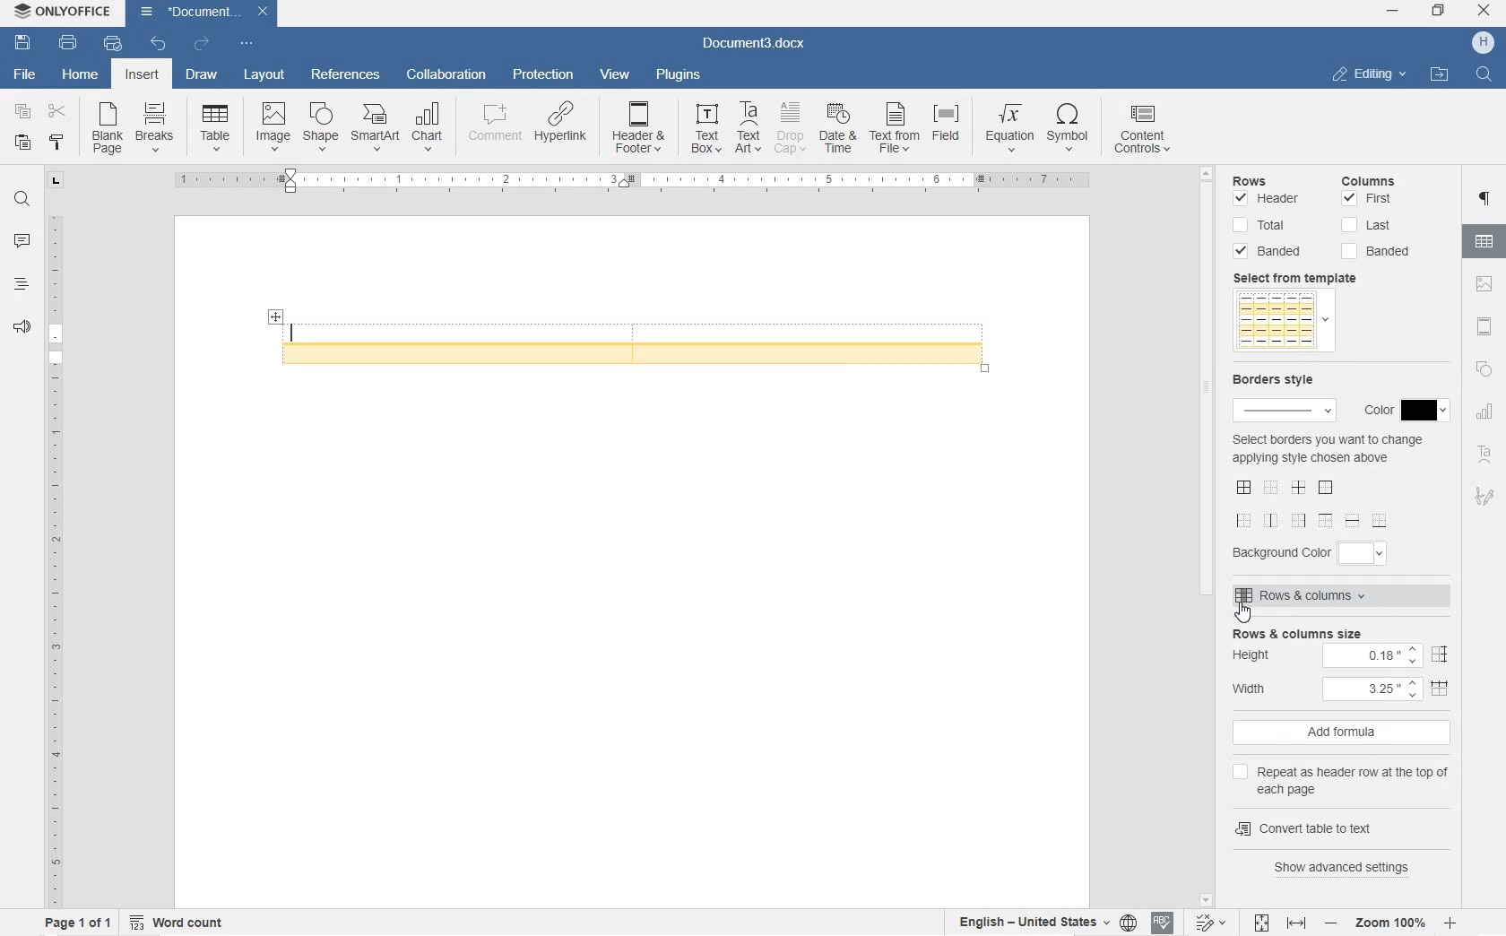 The width and height of the screenshot is (1506, 936). What do you see at coordinates (1282, 394) in the screenshot?
I see `Border Style` at bounding box center [1282, 394].